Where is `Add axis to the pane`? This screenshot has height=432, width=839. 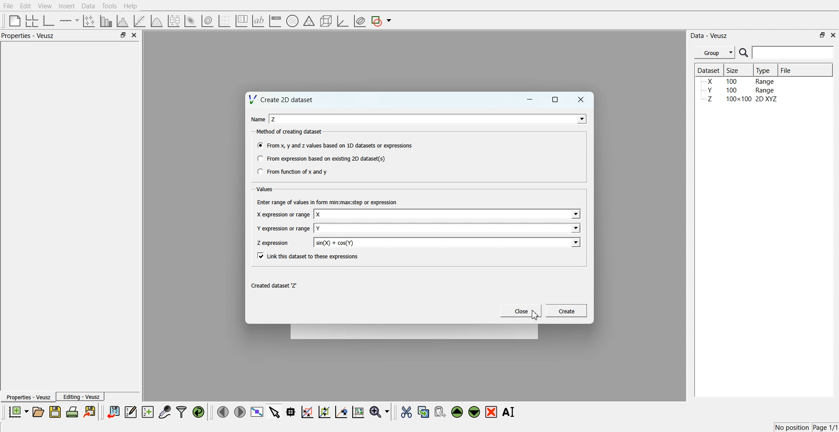
Add axis to the pane is located at coordinates (69, 21).